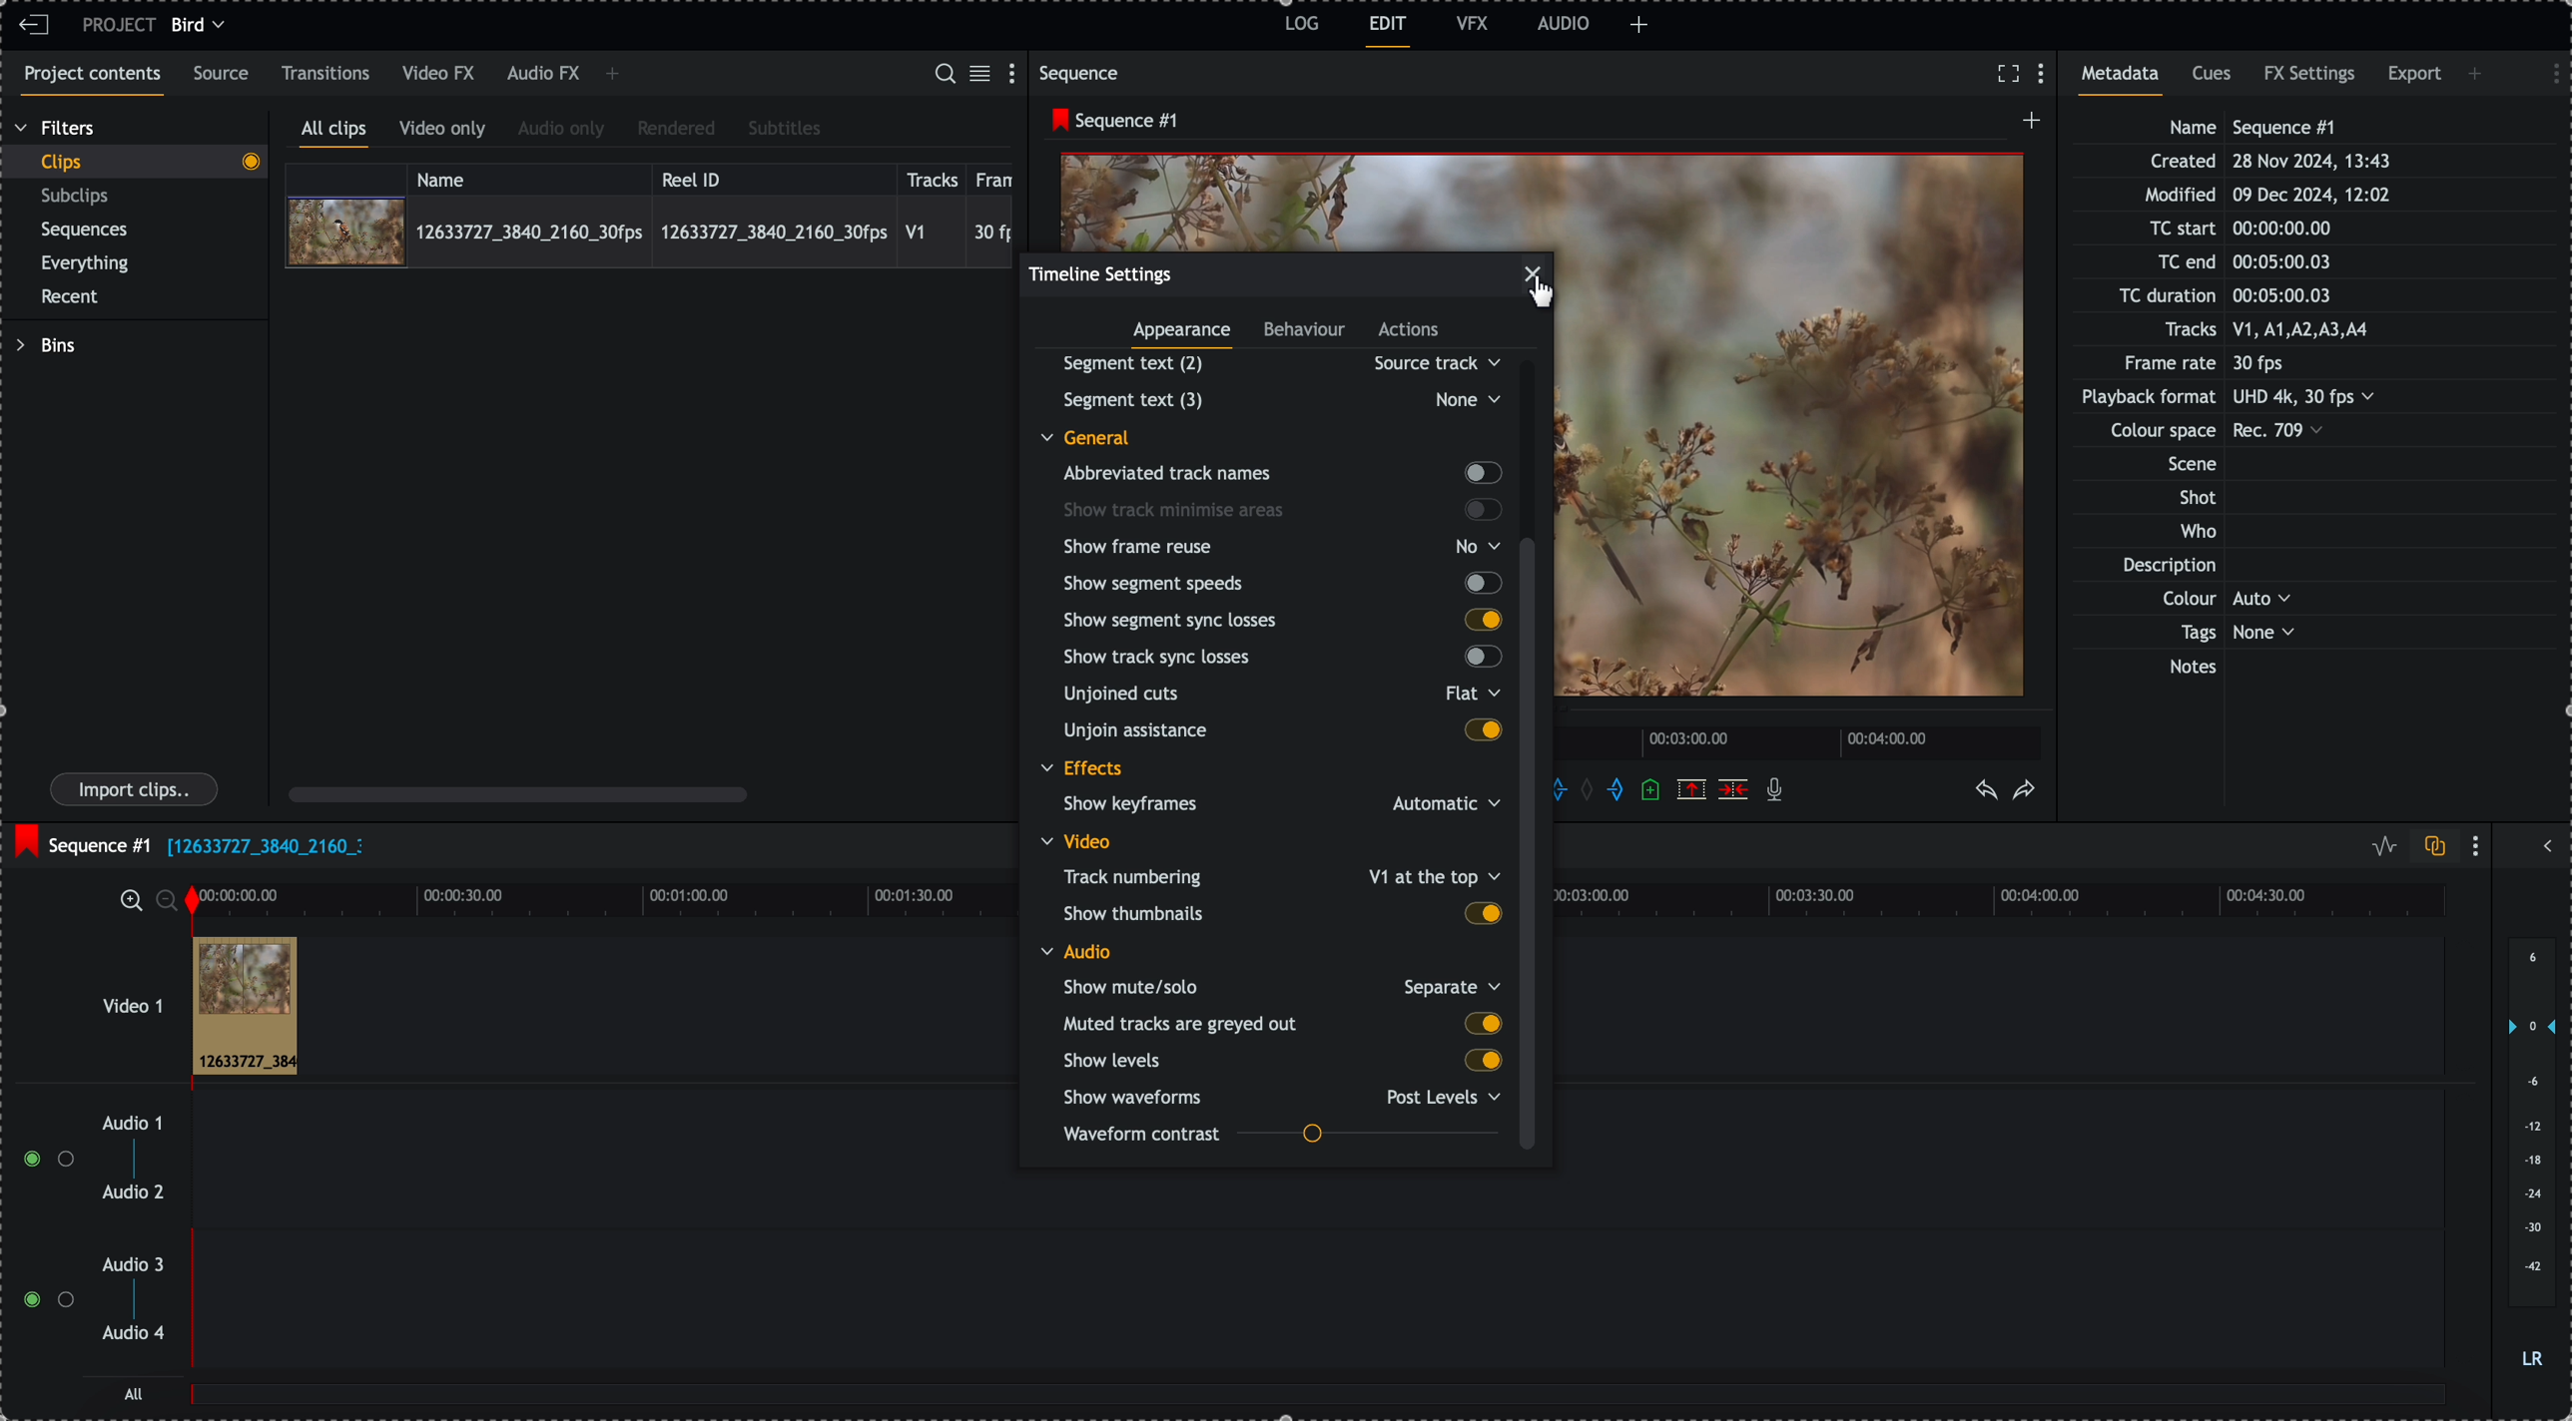 The width and height of the screenshot is (2572, 1421). Describe the element at coordinates (1016, 72) in the screenshot. I see `show settings menu` at that location.